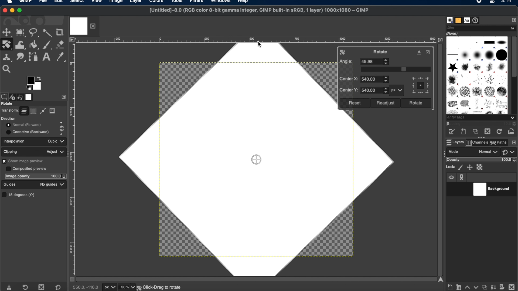 Image resolution: width=518 pixels, height=291 pixels. I want to click on rotate, so click(381, 52).